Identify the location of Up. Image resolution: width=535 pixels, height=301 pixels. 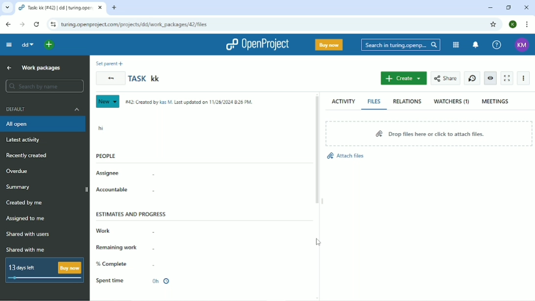
(9, 68).